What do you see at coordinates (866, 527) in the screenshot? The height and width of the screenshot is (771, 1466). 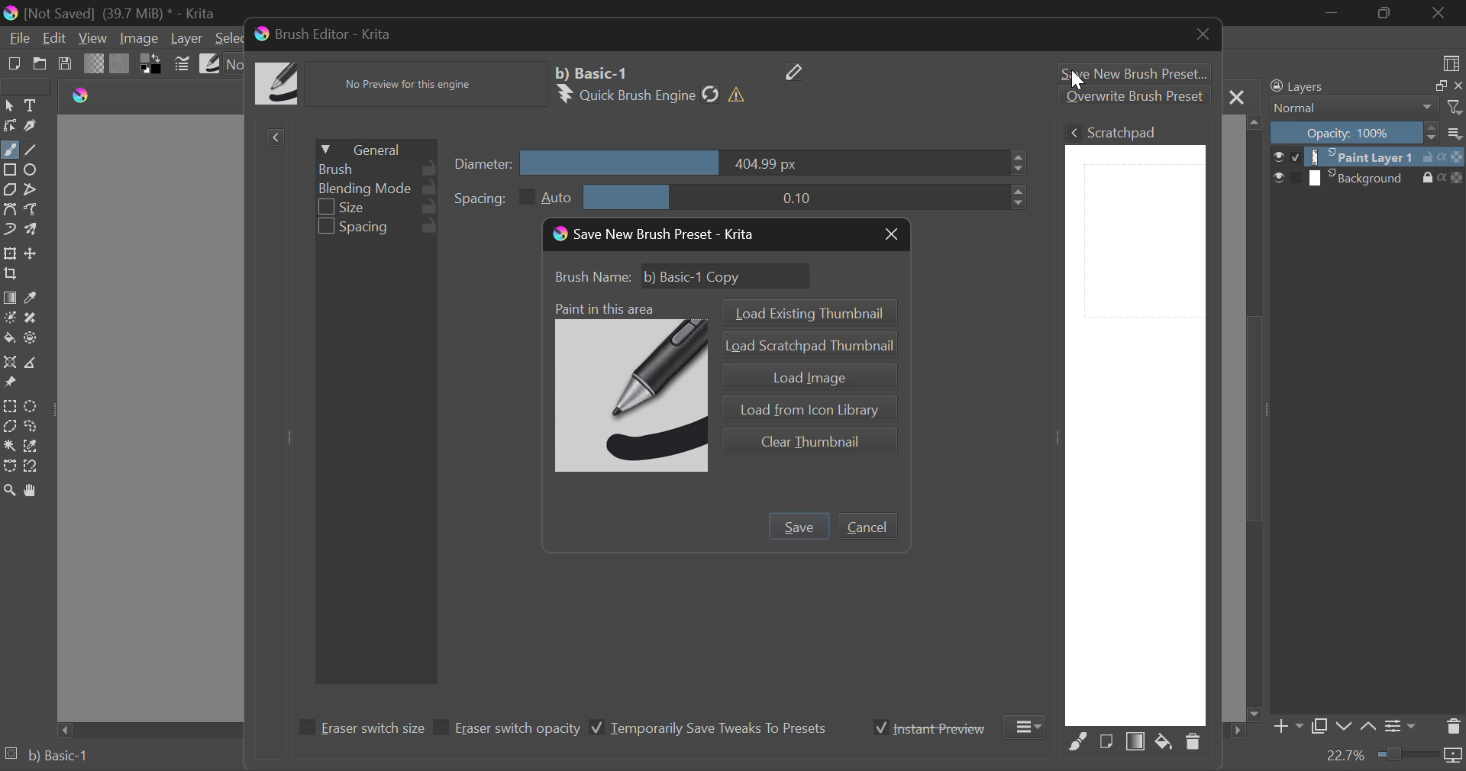 I see `Cancel` at bounding box center [866, 527].